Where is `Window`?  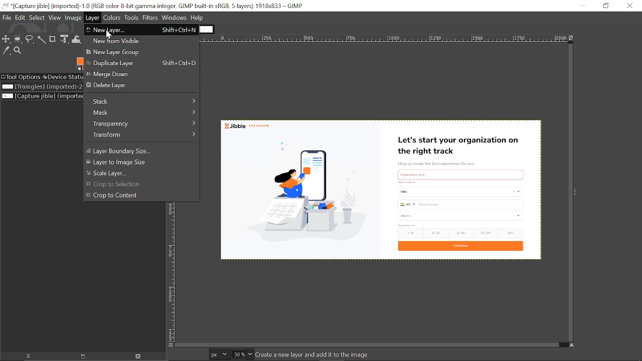
Window is located at coordinates (175, 18).